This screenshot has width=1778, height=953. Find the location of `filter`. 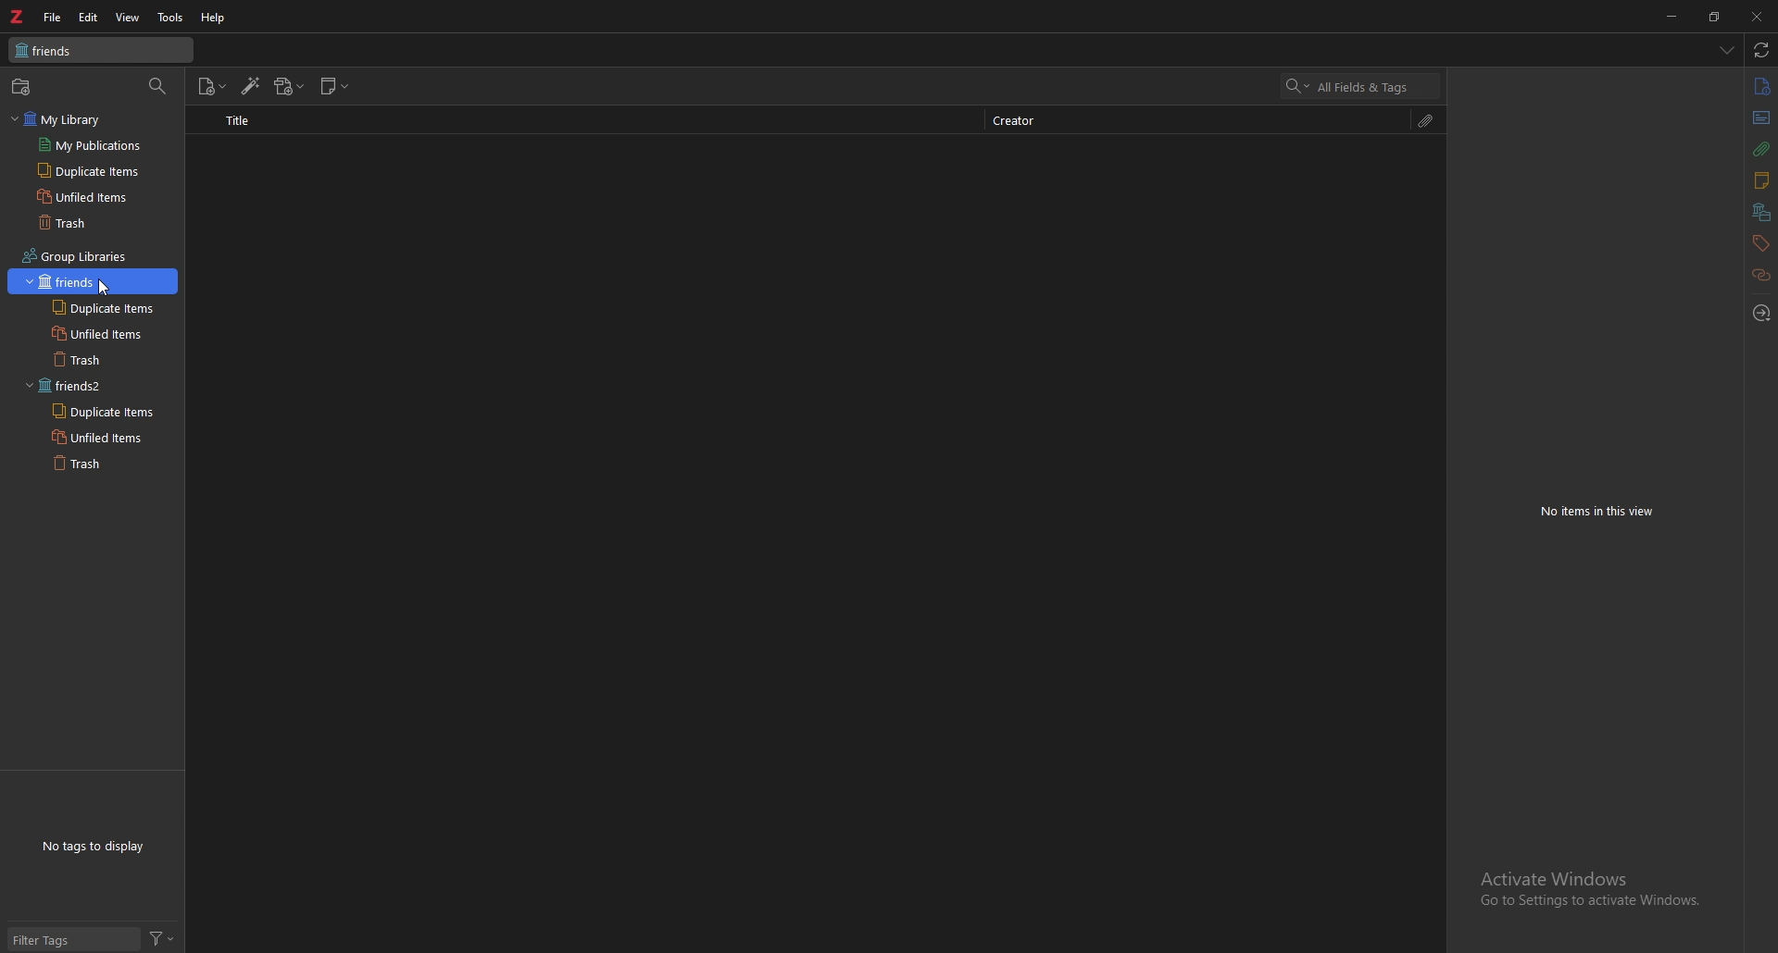

filter is located at coordinates (161, 937).